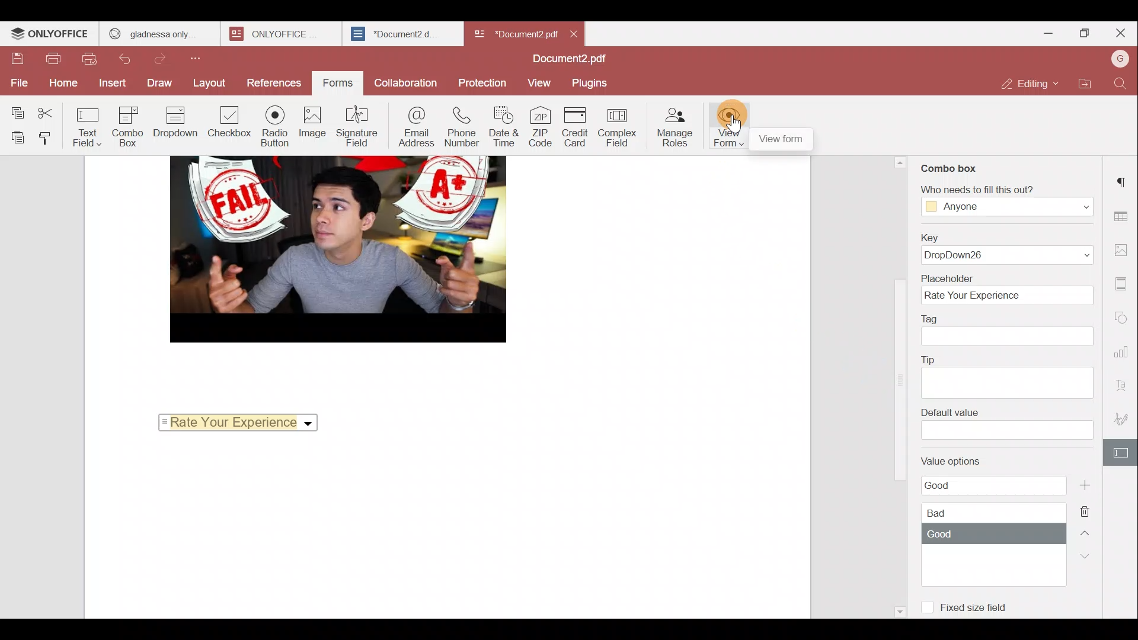 The image size is (1138, 640). Describe the element at coordinates (1091, 561) in the screenshot. I see `Down` at that location.